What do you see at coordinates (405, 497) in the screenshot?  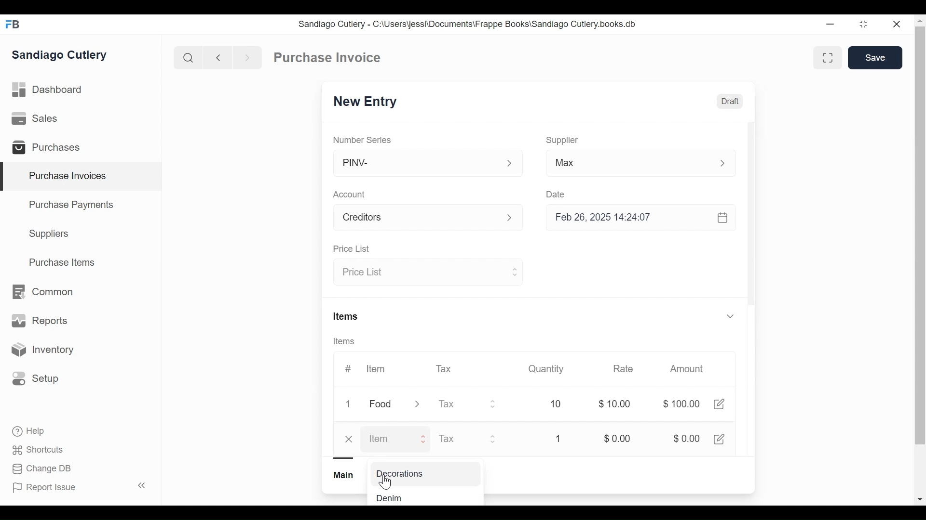 I see `Denim` at bounding box center [405, 497].